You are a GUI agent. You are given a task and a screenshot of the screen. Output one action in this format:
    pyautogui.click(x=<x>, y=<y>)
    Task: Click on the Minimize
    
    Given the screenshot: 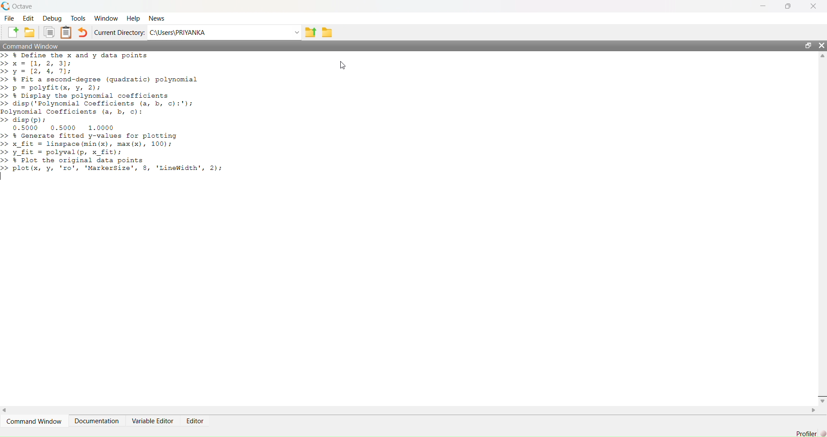 What is the action you would take?
    pyautogui.click(x=765, y=6)
    